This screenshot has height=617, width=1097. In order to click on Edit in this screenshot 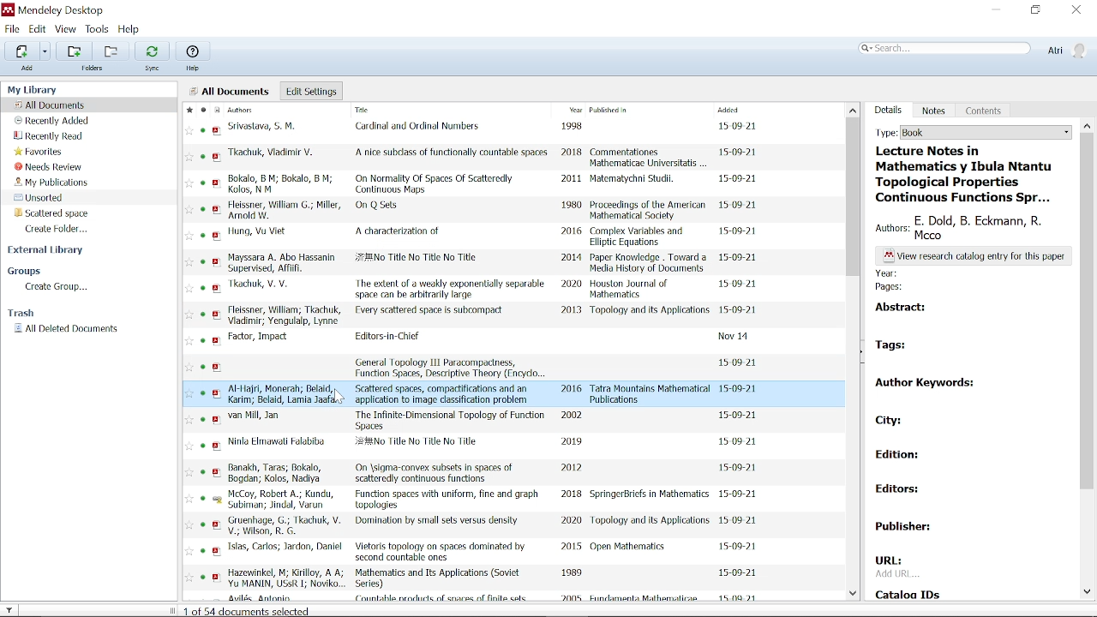, I will do `click(38, 29)`.